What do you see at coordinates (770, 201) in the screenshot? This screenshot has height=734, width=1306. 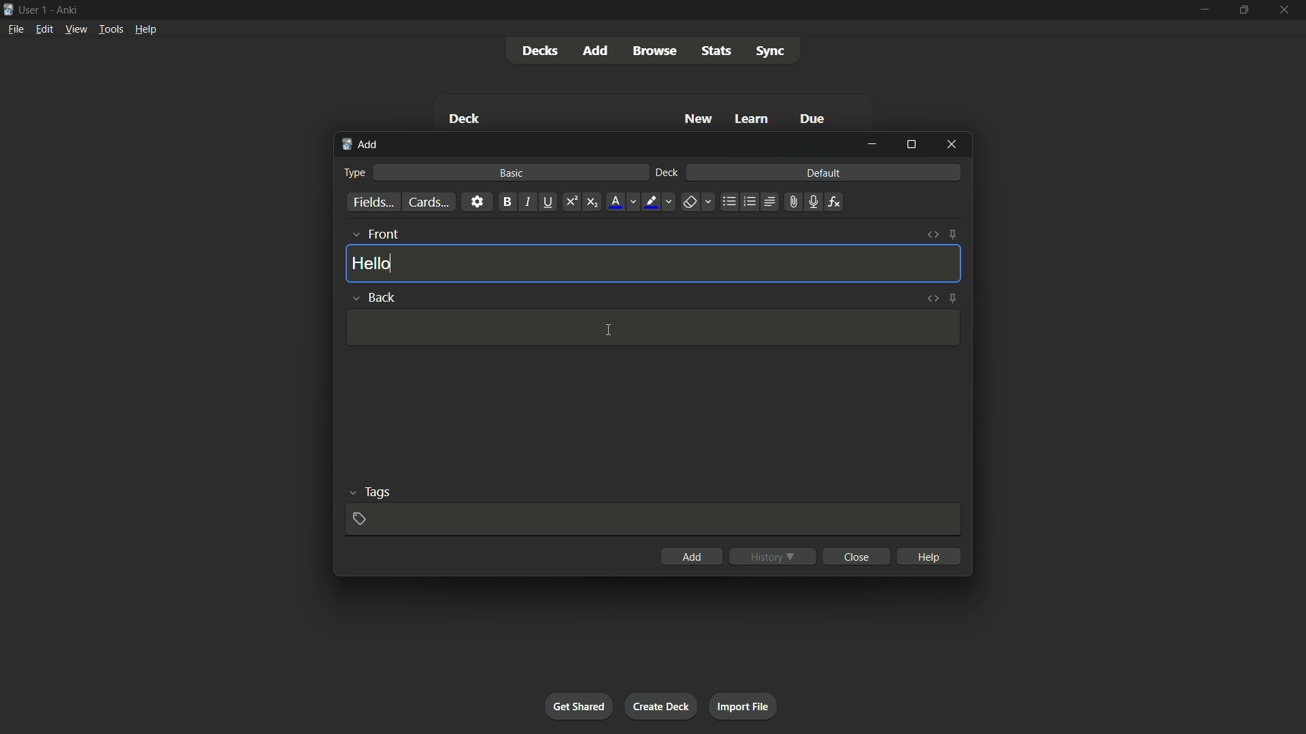 I see `alignment` at bounding box center [770, 201].